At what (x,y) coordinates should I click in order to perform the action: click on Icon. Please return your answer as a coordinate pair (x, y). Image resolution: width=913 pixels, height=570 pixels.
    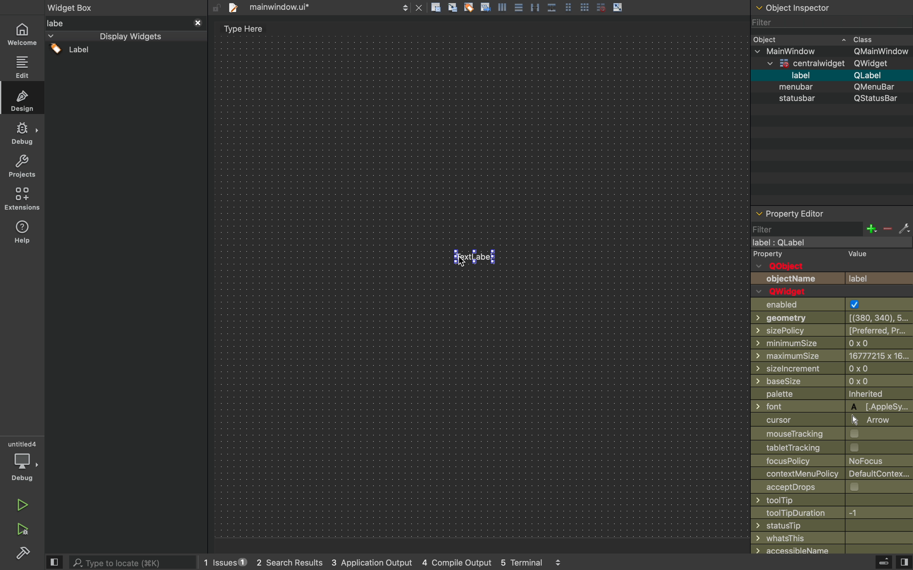
    Looking at the image, I should click on (485, 6).